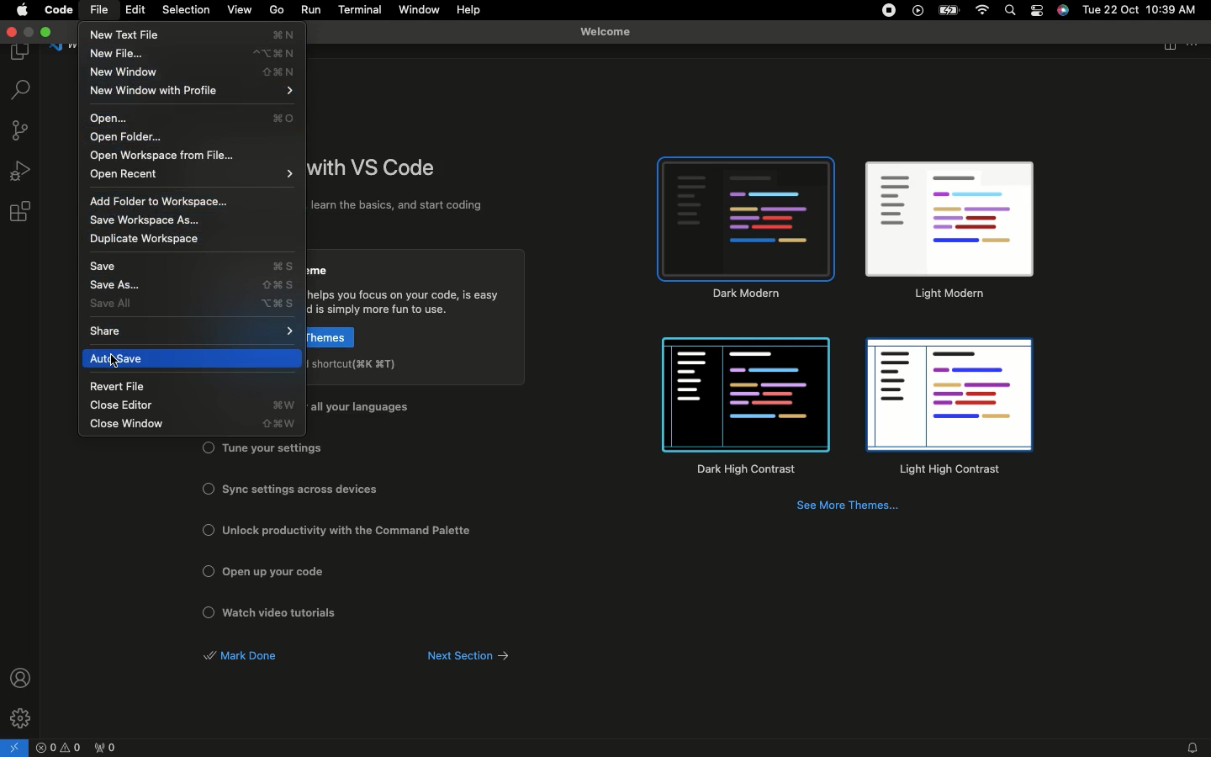  What do you see at coordinates (190, 405) in the screenshot?
I see `Close editor` at bounding box center [190, 405].